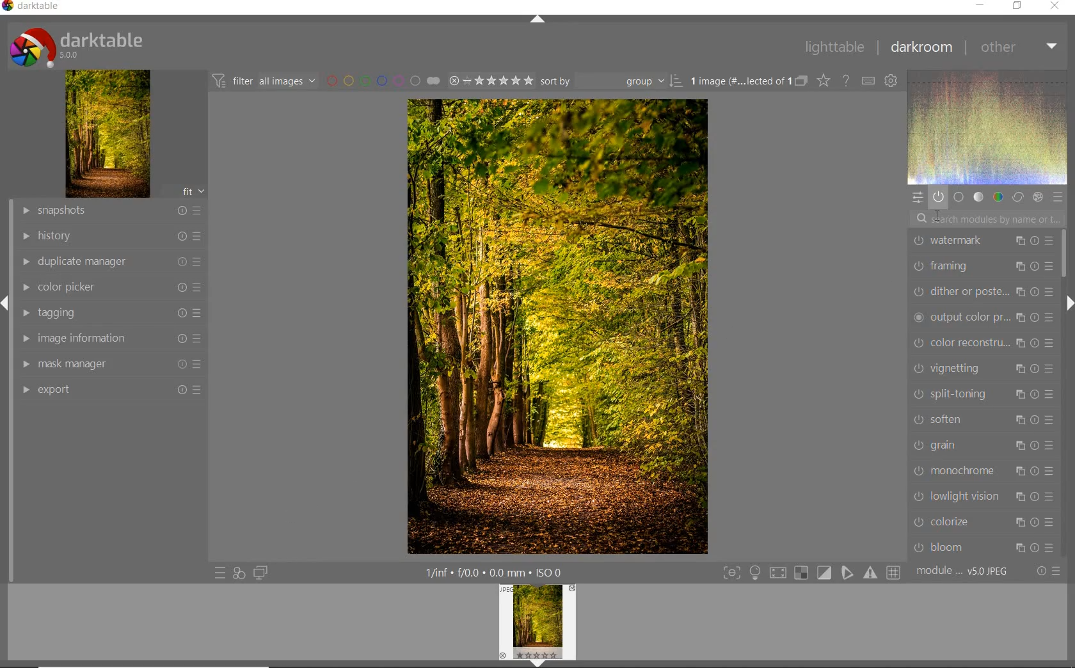 This screenshot has width=1075, height=668. What do you see at coordinates (986, 497) in the screenshot?
I see `lowlight vision` at bounding box center [986, 497].